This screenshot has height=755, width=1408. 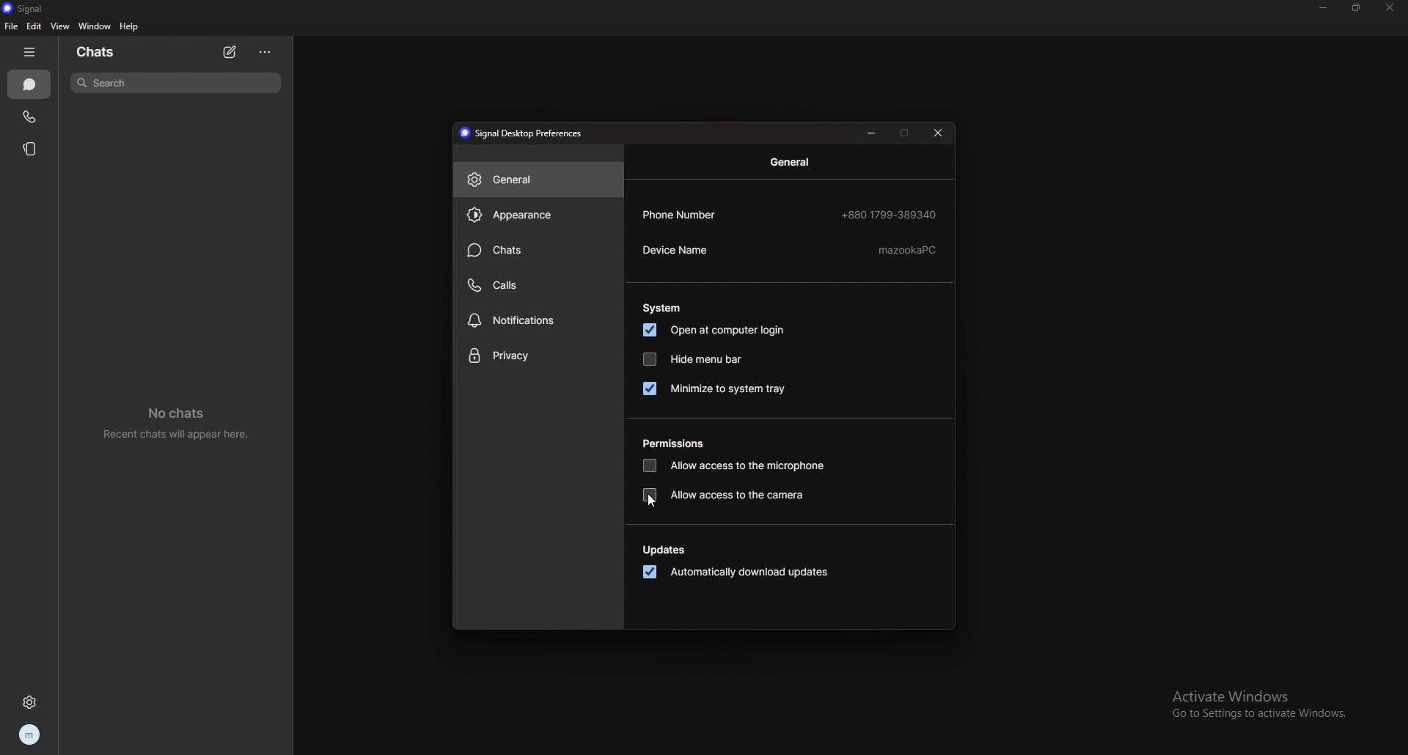 What do you see at coordinates (99, 52) in the screenshot?
I see `chats` at bounding box center [99, 52].